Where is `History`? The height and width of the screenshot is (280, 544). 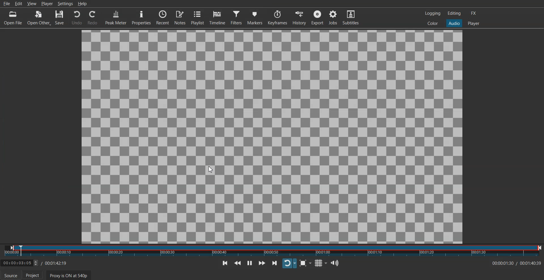 History is located at coordinates (300, 17).